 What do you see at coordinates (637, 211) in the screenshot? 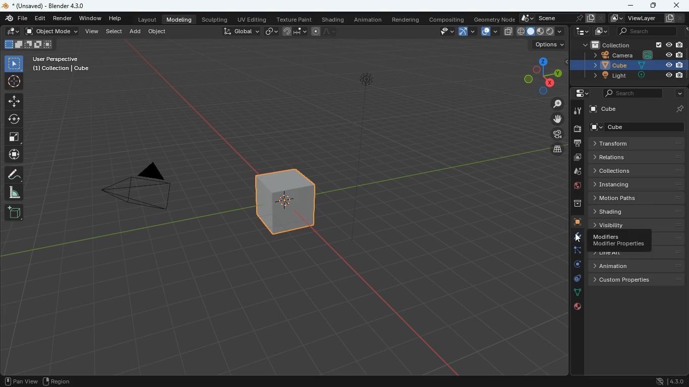
I see `shading` at bounding box center [637, 211].